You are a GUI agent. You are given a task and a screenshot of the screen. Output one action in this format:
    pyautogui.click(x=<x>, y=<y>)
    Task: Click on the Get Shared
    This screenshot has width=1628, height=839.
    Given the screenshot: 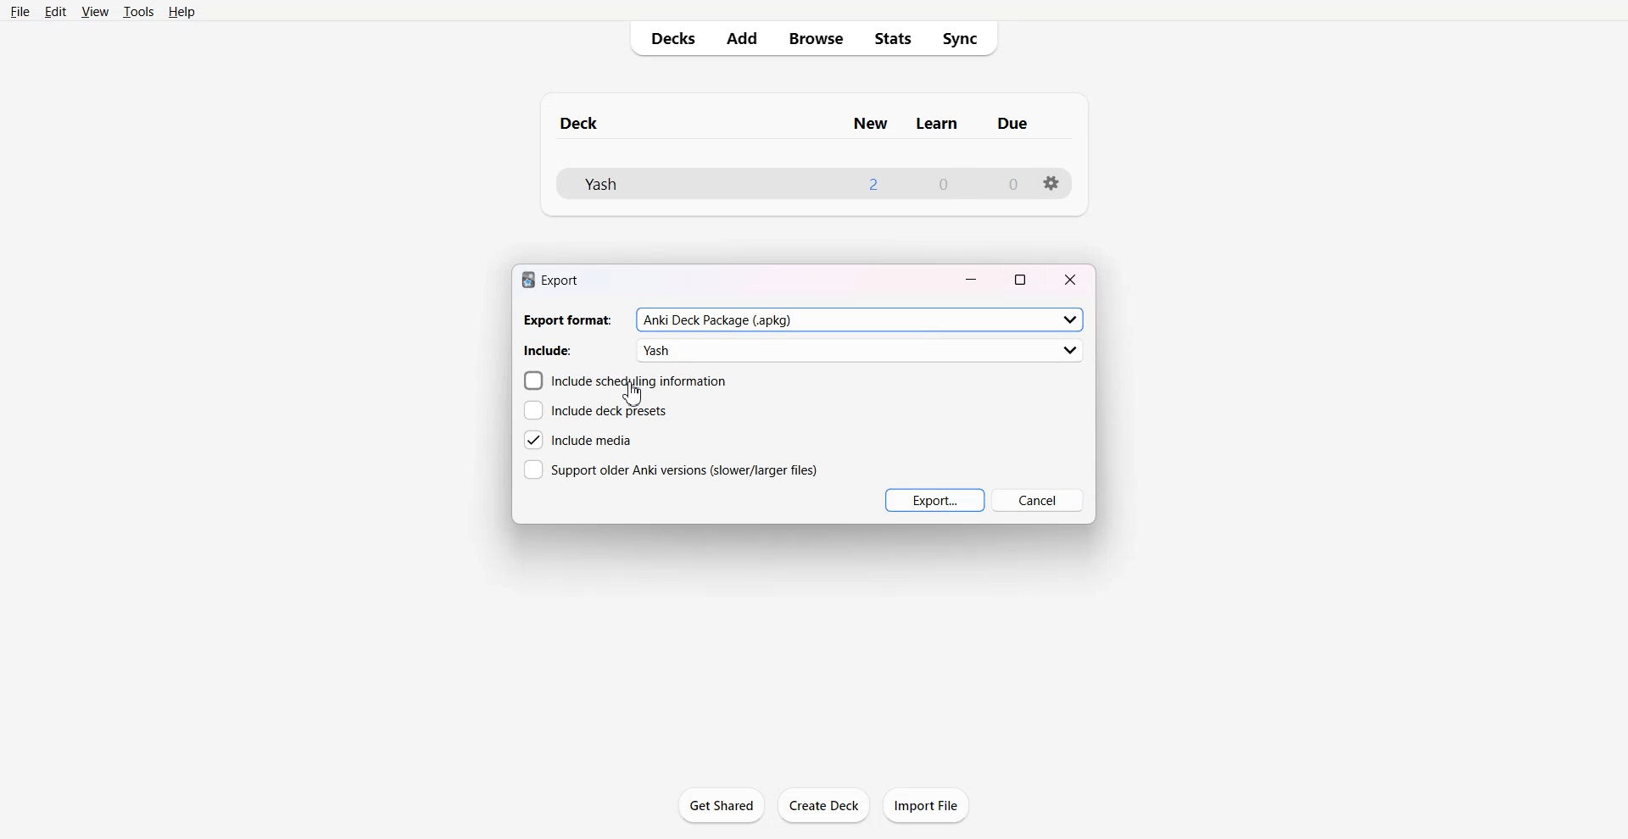 What is the action you would take?
    pyautogui.click(x=722, y=805)
    